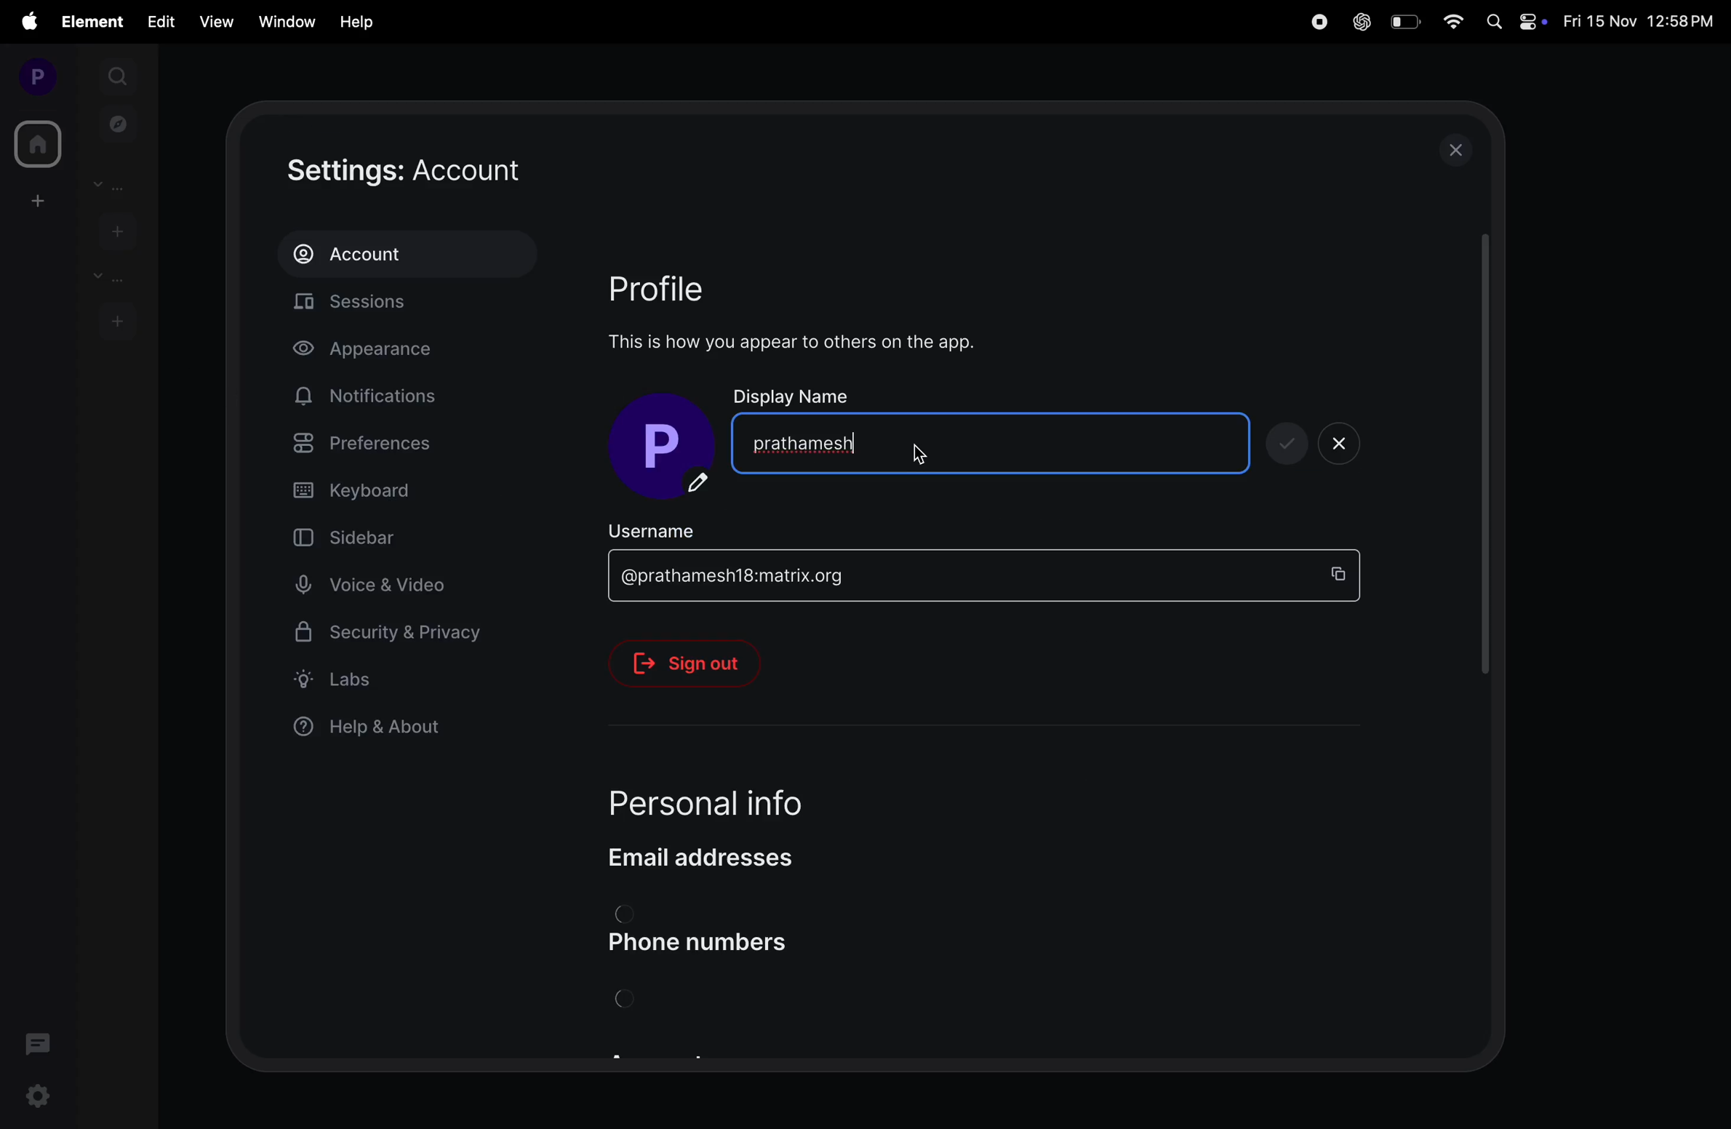 The image size is (1731, 1129). What do you see at coordinates (385, 351) in the screenshot?
I see `apperance` at bounding box center [385, 351].